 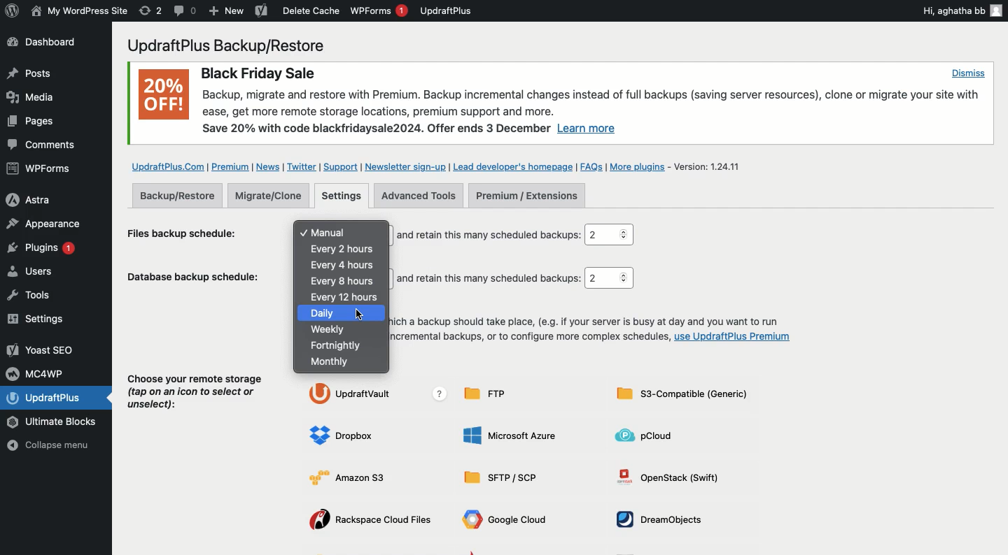 I want to click on To fix the time at which a backup should take place, (e.g. if your server is busy at day and you want to run
overnight), to take incremental backups, or to configure more complex schedules, use UpdraftPlus Premium, so click(x=593, y=331).